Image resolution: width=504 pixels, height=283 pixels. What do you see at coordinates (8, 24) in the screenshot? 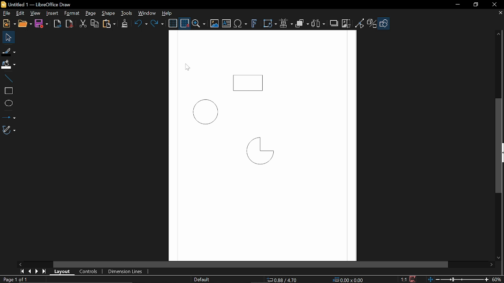
I see `New` at bounding box center [8, 24].